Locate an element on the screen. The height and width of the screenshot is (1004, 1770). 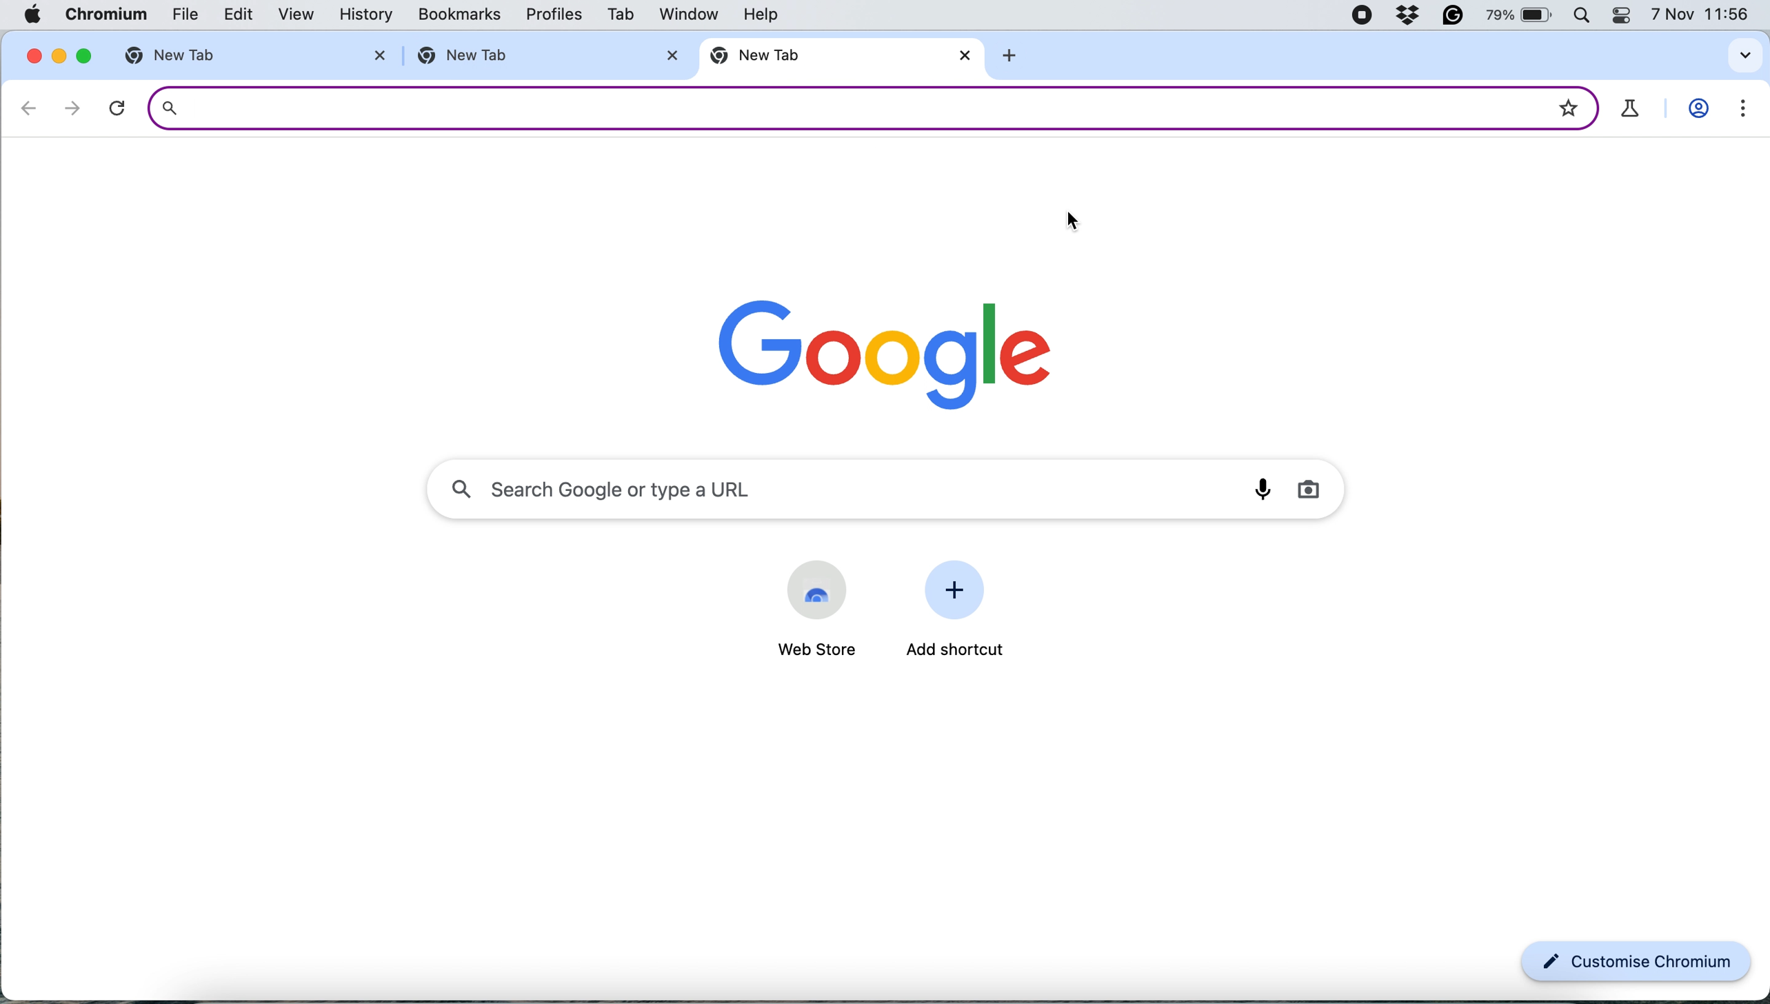
add shortcut is located at coordinates (958, 651).